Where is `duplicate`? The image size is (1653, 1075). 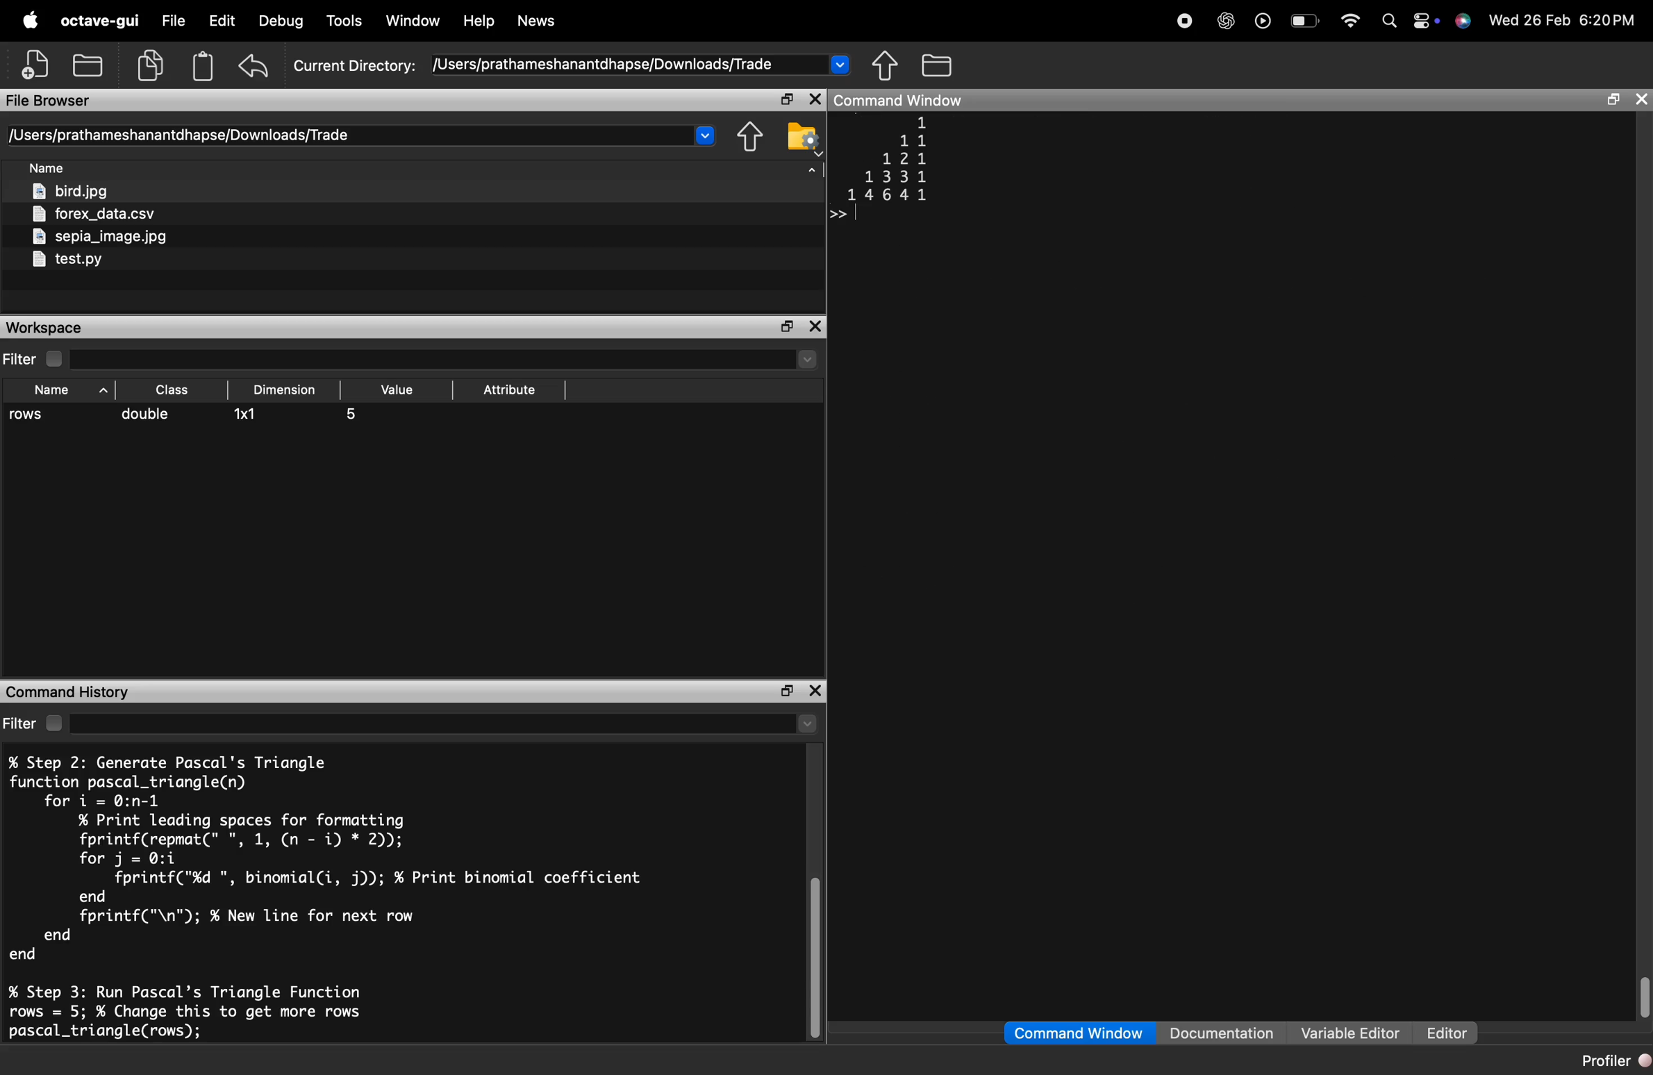
duplicate is located at coordinates (150, 65).